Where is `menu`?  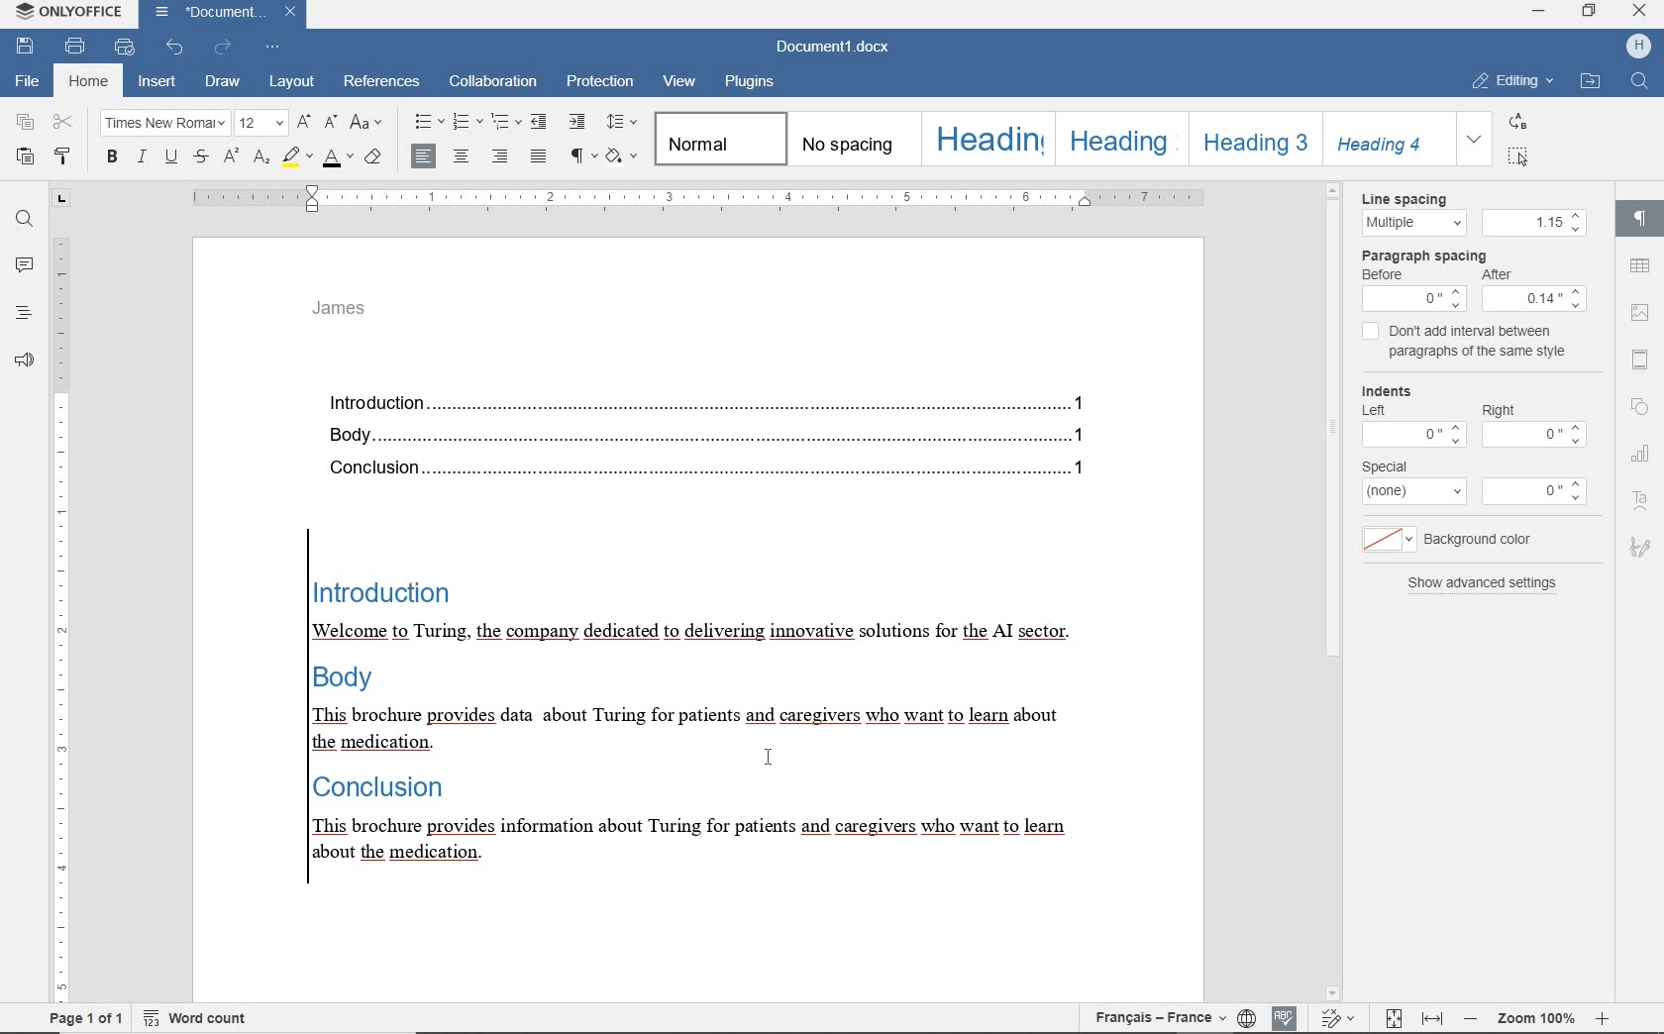 menu is located at coordinates (1536, 298).